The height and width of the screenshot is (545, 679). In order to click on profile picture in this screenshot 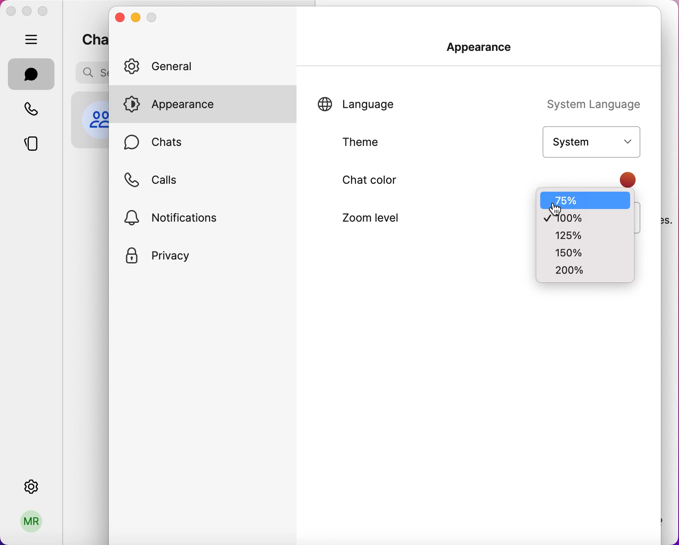, I will do `click(31, 522)`.